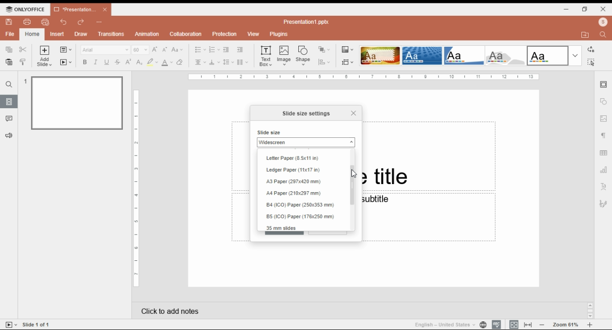  Describe the element at coordinates (605, 204) in the screenshot. I see `` at that location.